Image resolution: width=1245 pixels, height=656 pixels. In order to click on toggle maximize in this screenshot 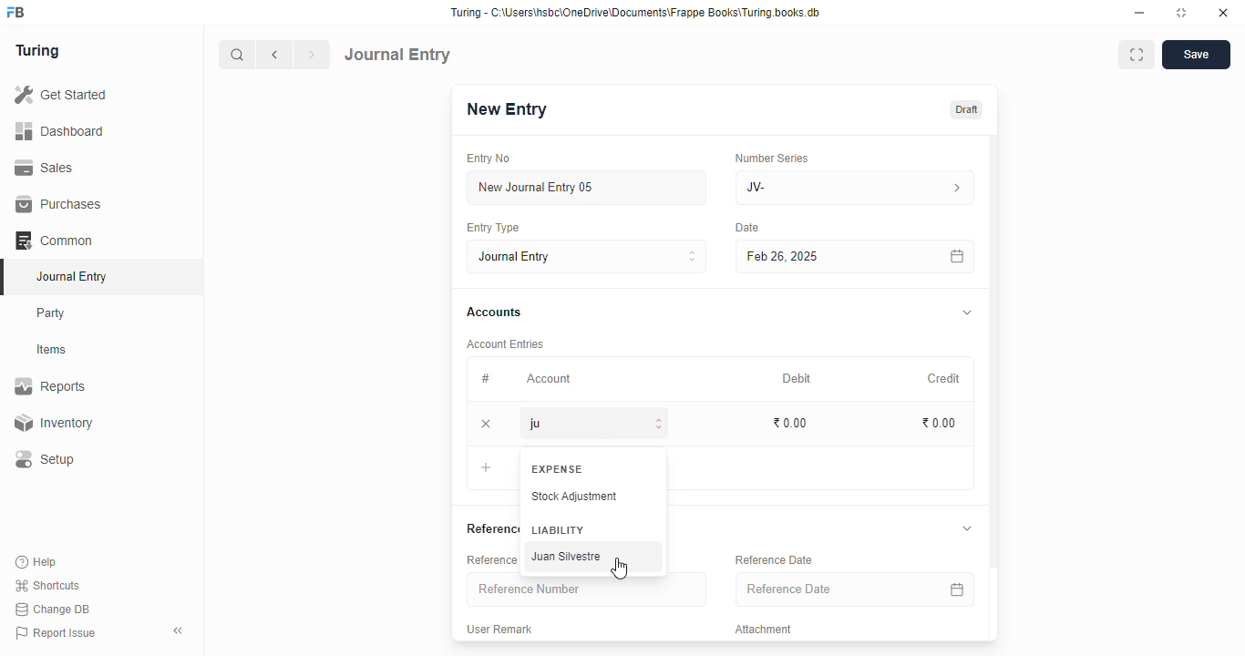, I will do `click(1181, 13)`.